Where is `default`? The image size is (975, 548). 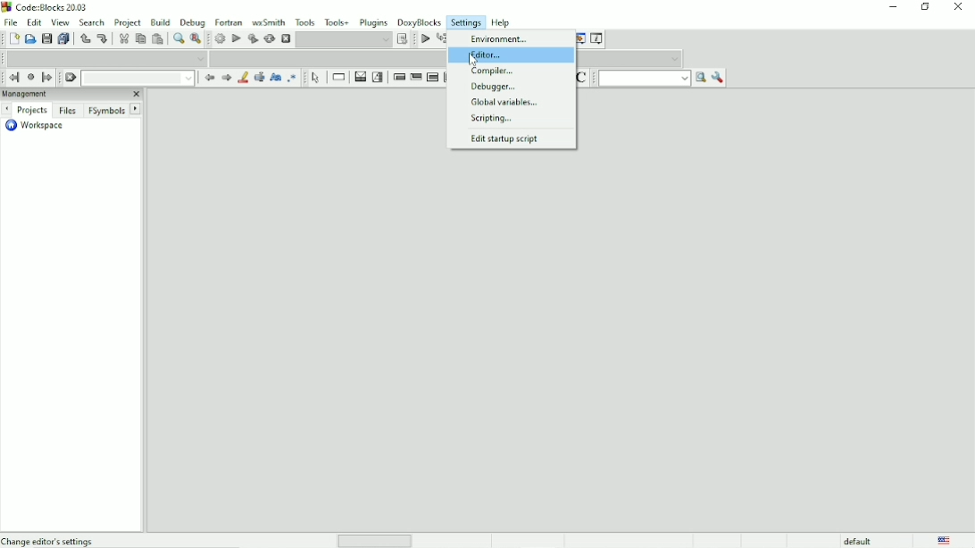 default is located at coordinates (859, 541).